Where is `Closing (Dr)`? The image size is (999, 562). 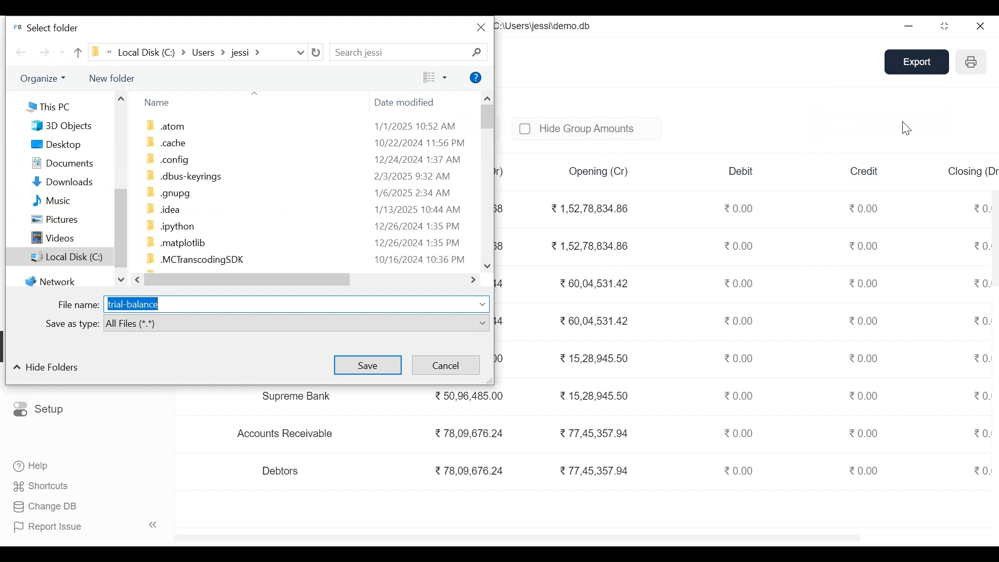
Closing (Dr) is located at coordinates (972, 170).